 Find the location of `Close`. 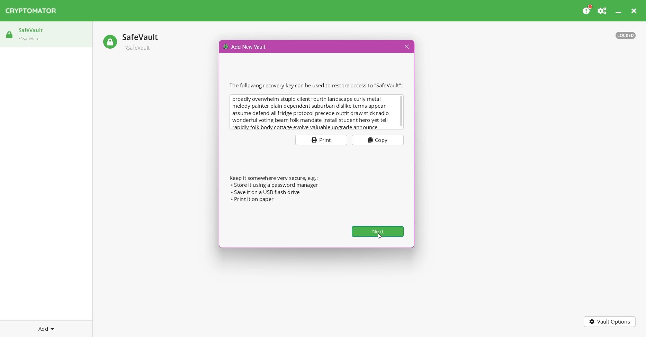

Close is located at coordinates (635, 11).